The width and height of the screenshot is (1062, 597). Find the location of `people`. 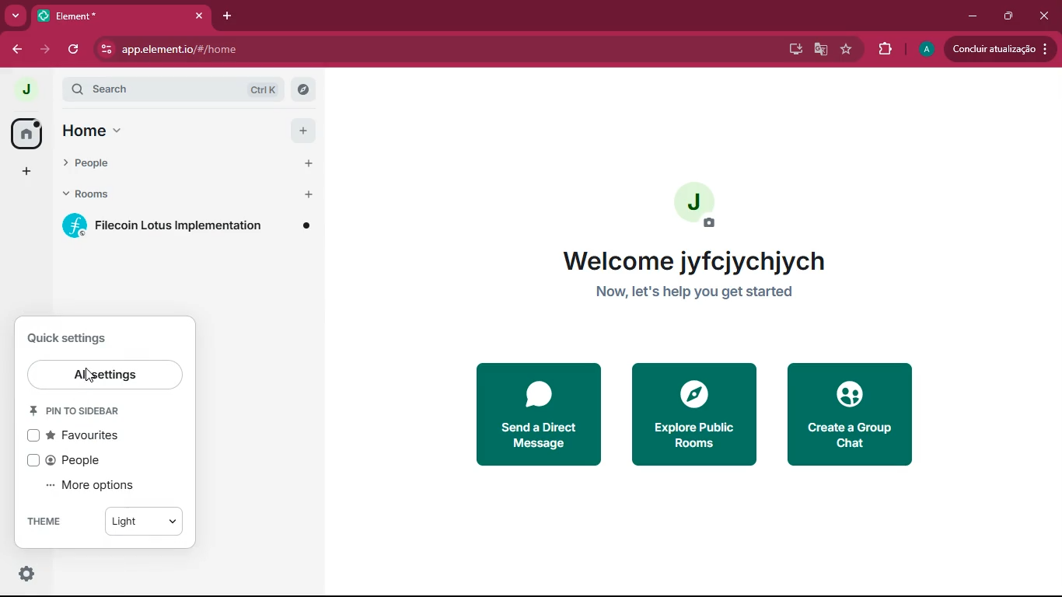

people is located at coordinates (148, 164).